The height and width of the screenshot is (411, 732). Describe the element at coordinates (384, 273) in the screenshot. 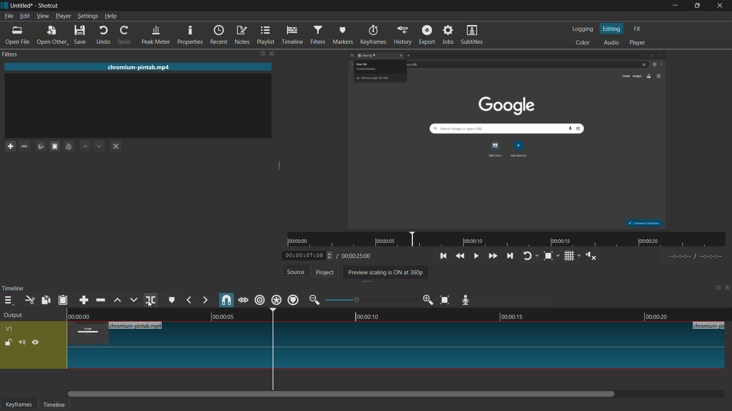

I see `preview scaling is on at 360p` at that location.